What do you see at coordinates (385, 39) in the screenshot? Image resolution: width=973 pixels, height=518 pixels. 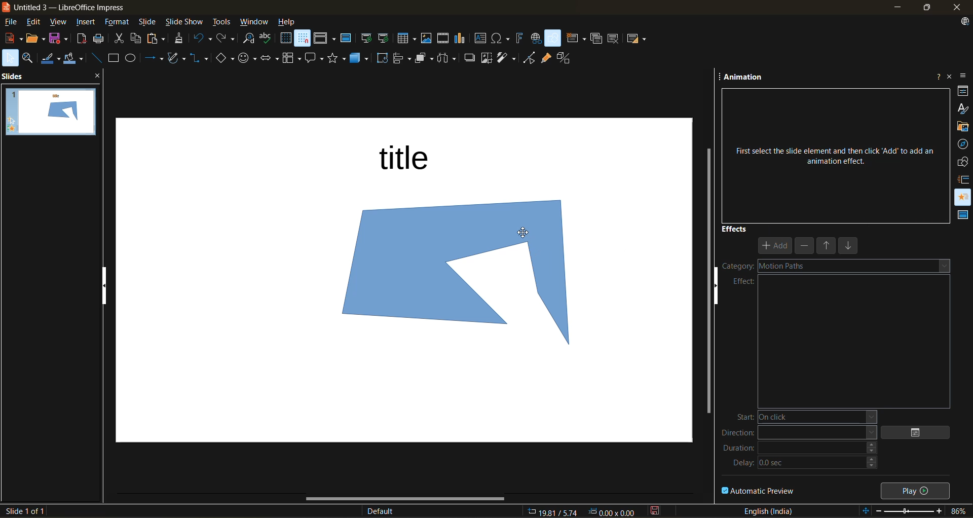 I see `start from current slide` at bounding box center [385, 39].